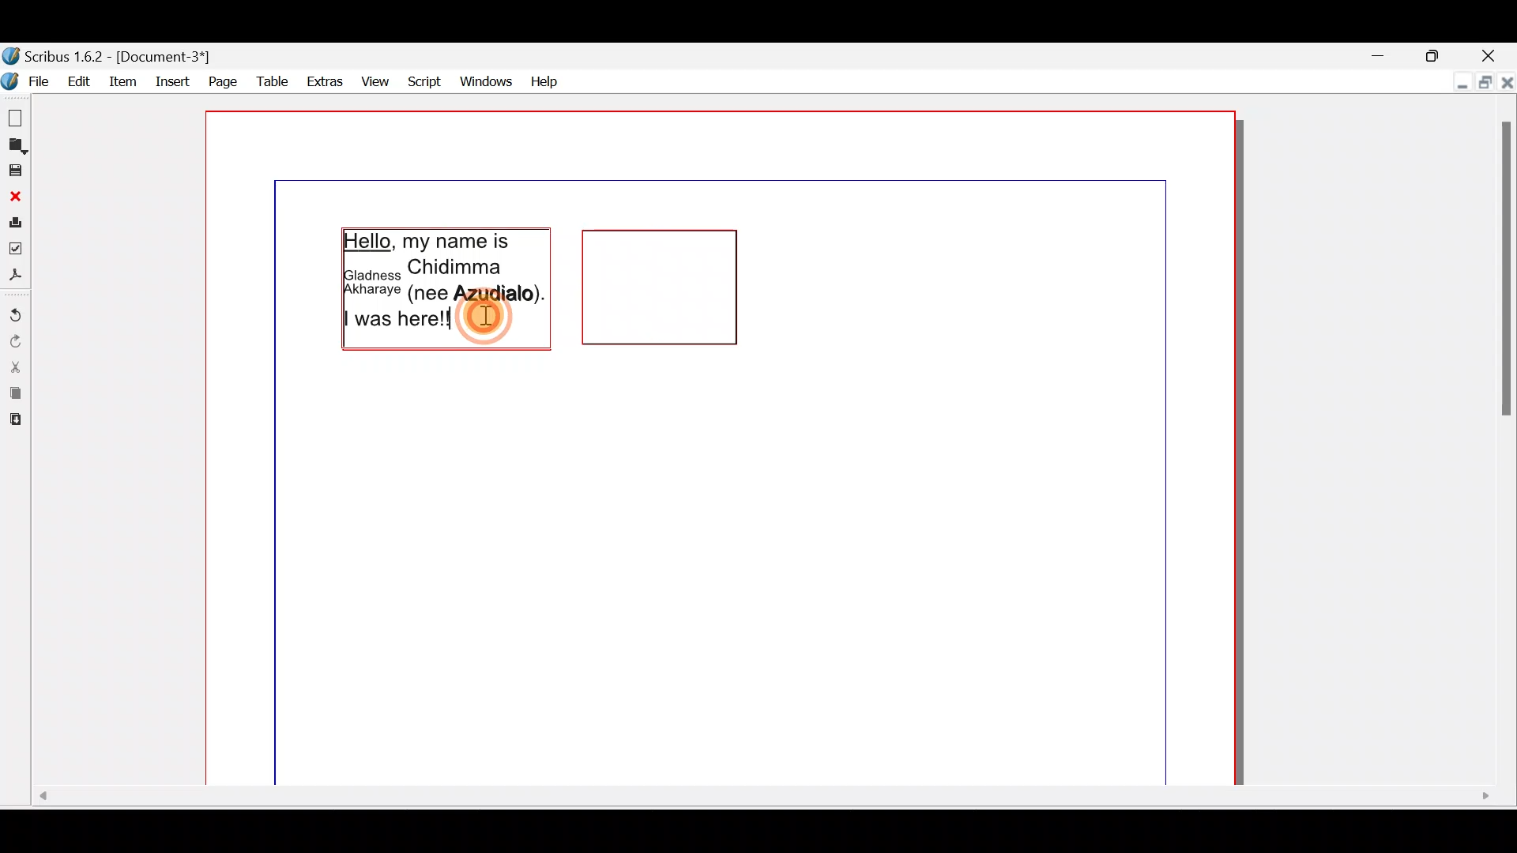 This screenshot has width=1517, height=853. What do you see at coordinates (487, 318) in the screenshot?
I see `Cursor` at bounding box center [487, 318].